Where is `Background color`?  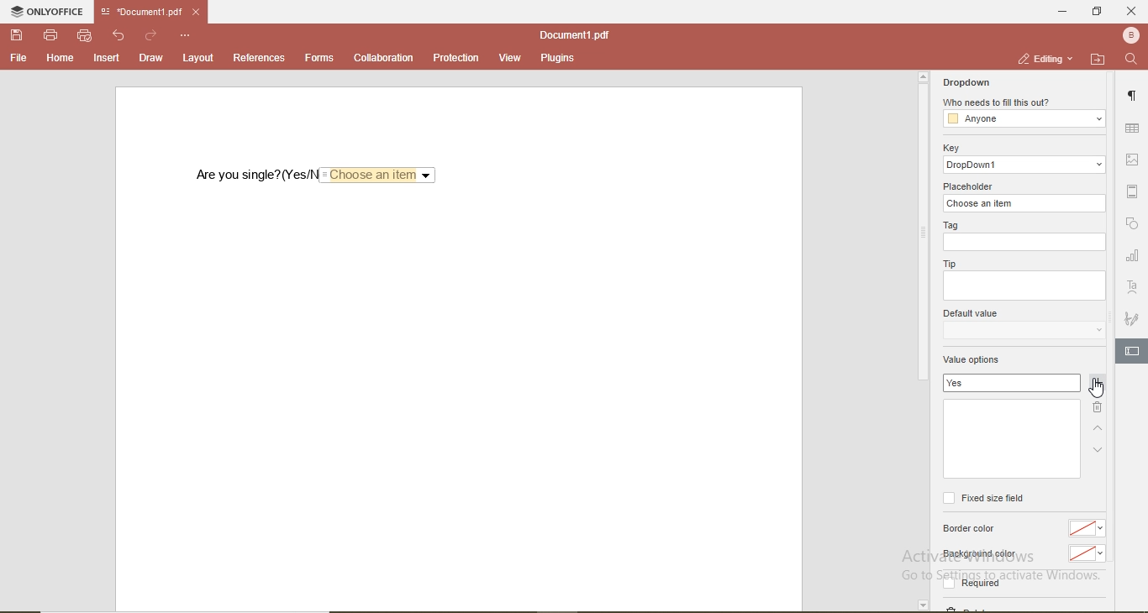 Background color is located at coordinates (977, 553).